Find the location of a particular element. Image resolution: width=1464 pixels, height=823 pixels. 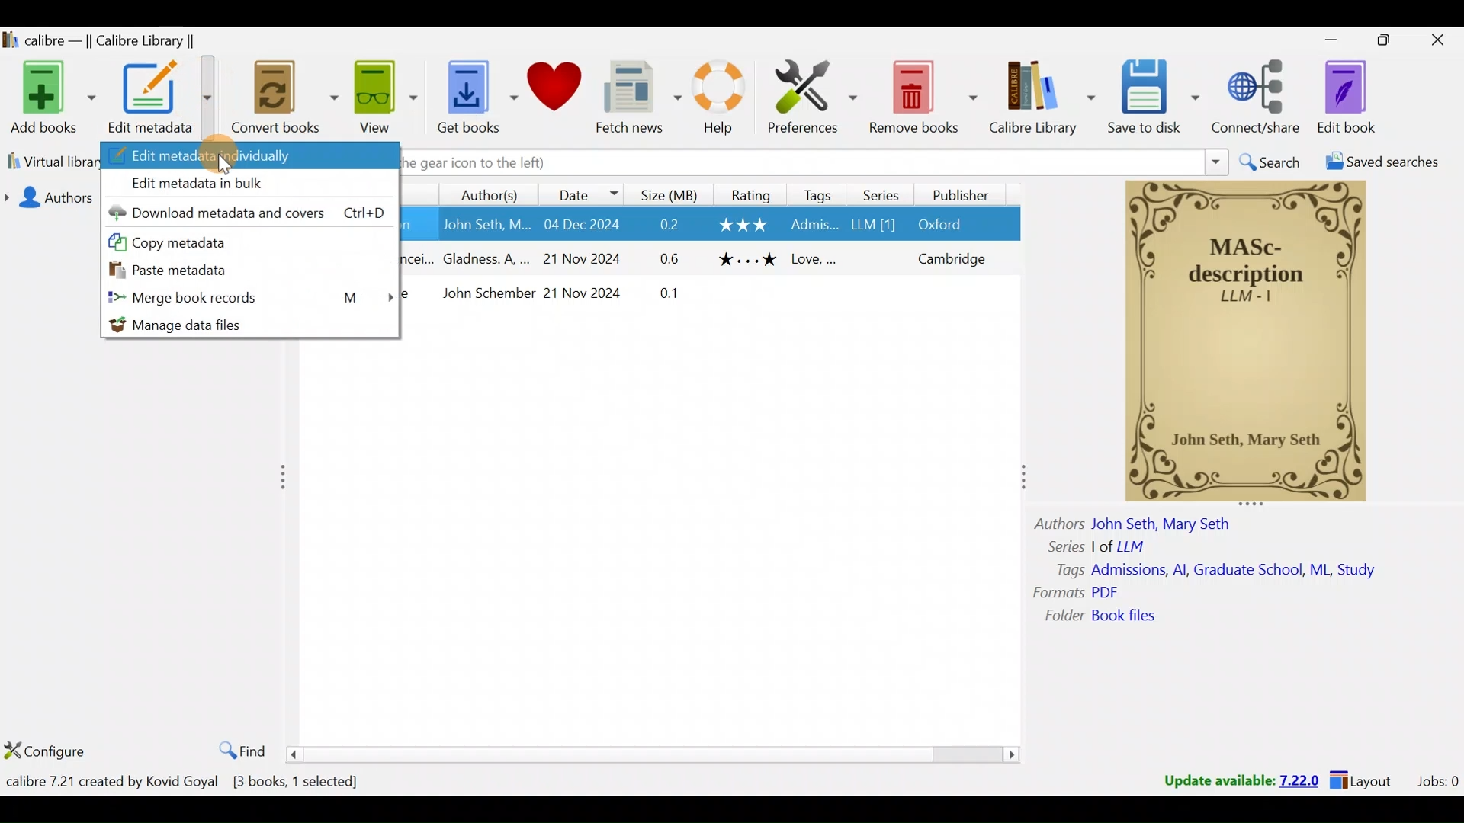

Connect/share is located at coordinates (1257, 98).